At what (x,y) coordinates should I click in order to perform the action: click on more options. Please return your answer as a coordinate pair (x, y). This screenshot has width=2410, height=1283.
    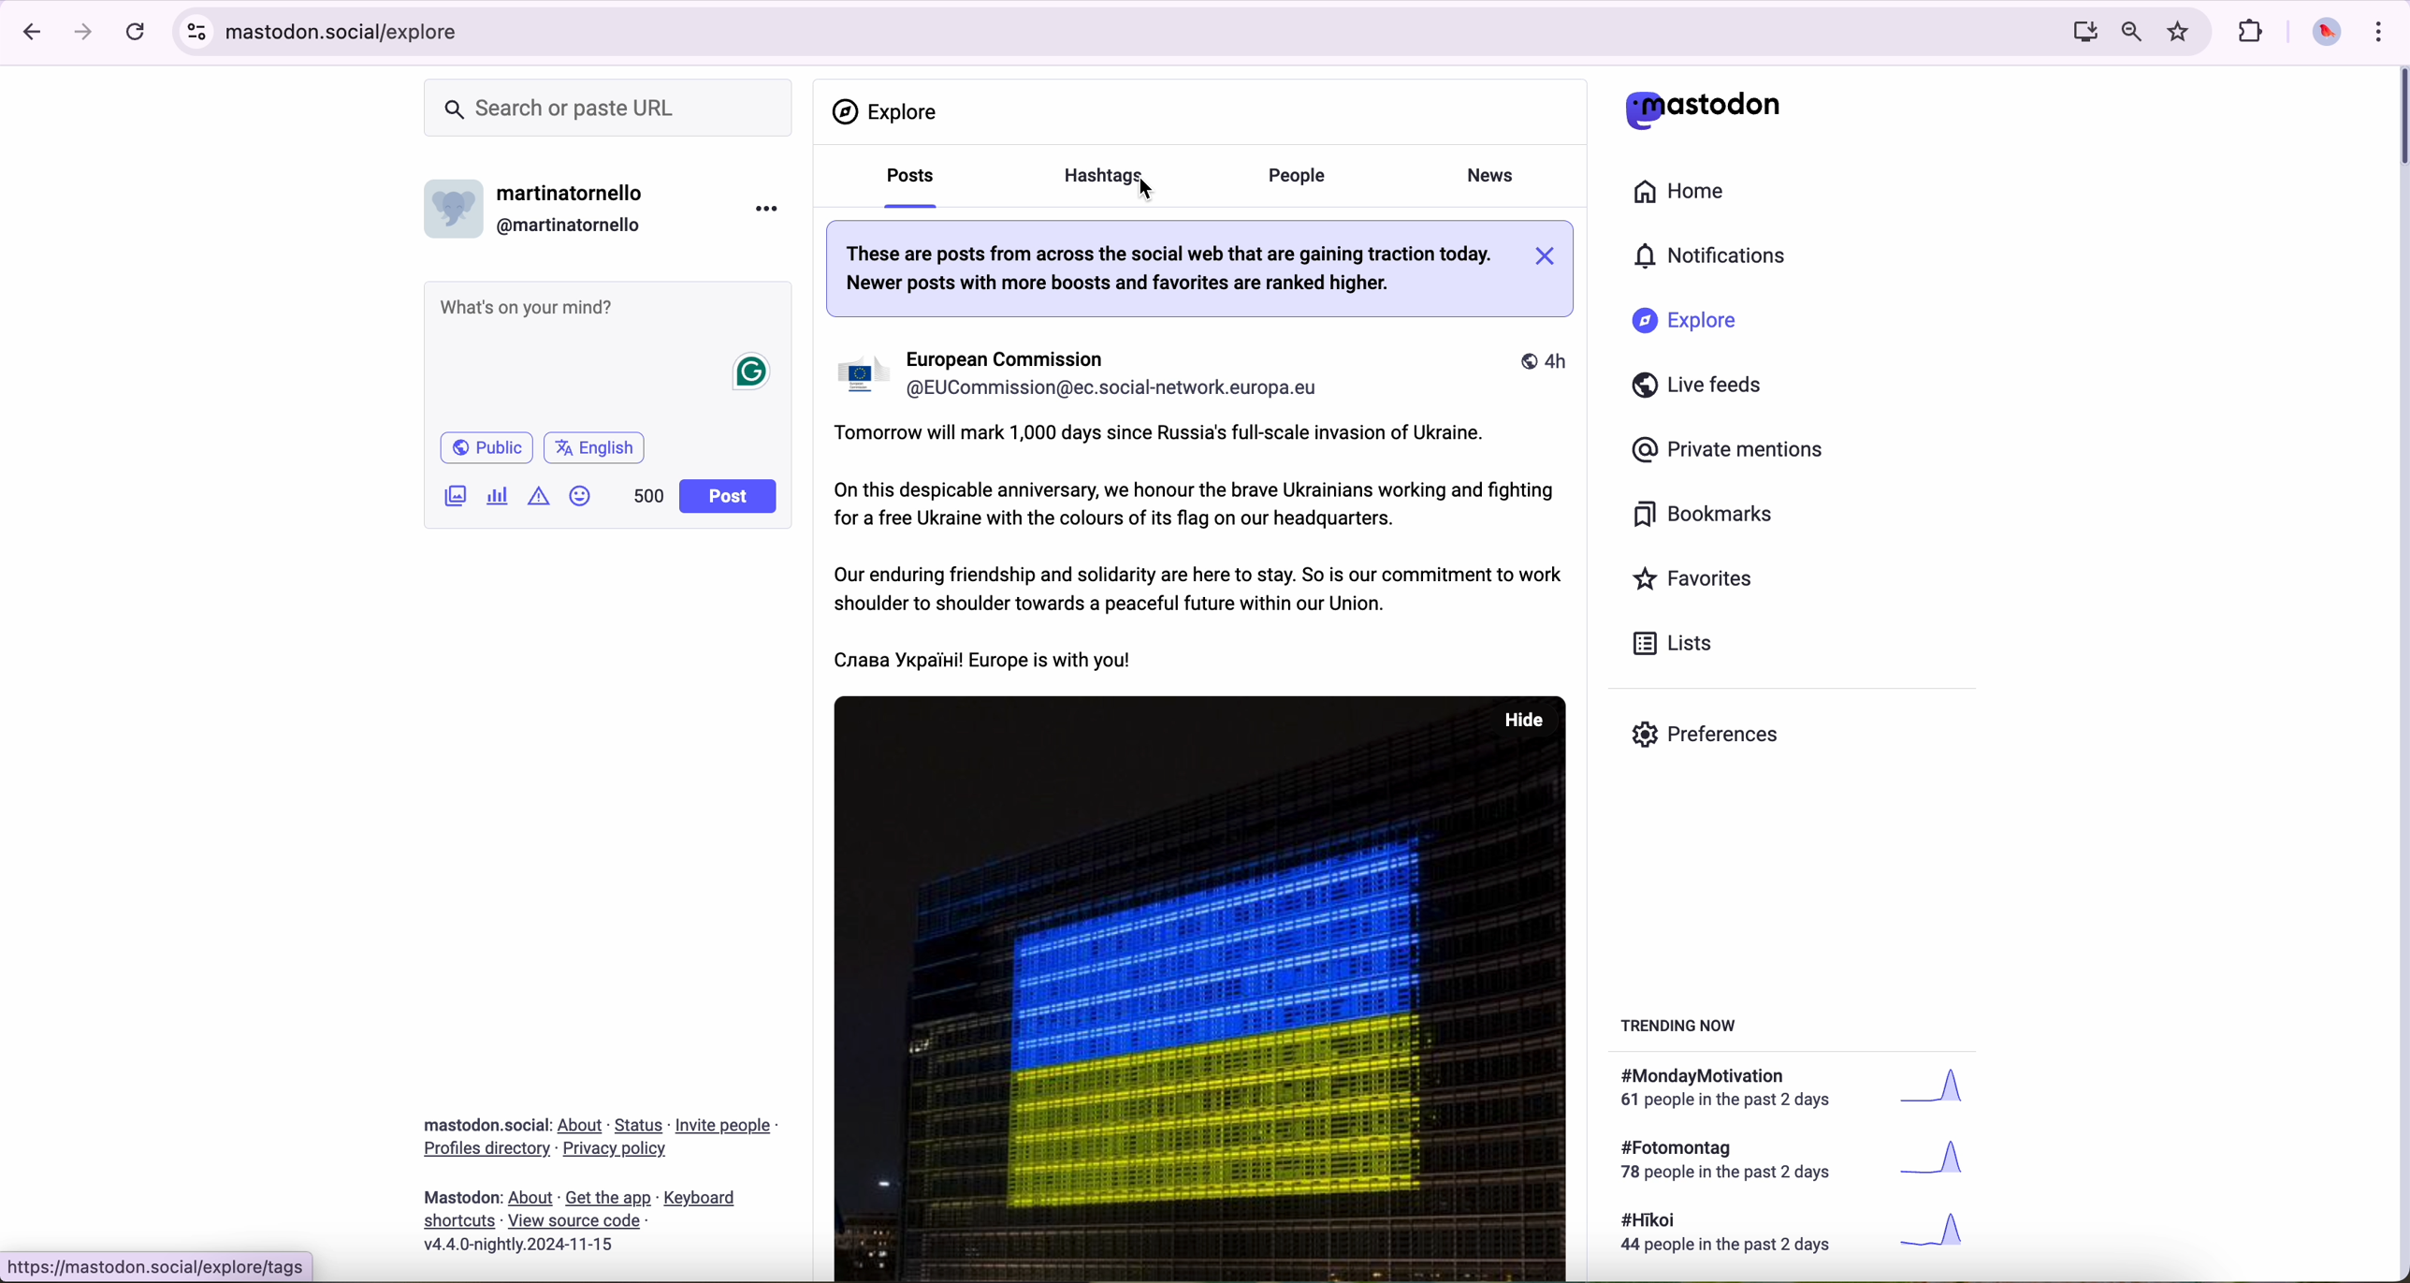
    Looking at the image, I should click on (765, 212).